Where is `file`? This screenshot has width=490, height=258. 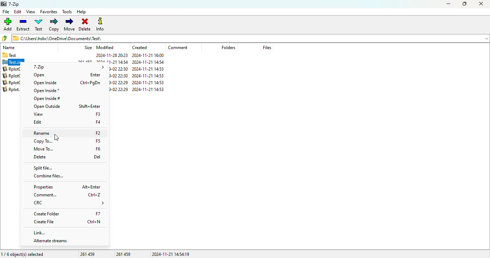
file is located at coordinates (5, 12).